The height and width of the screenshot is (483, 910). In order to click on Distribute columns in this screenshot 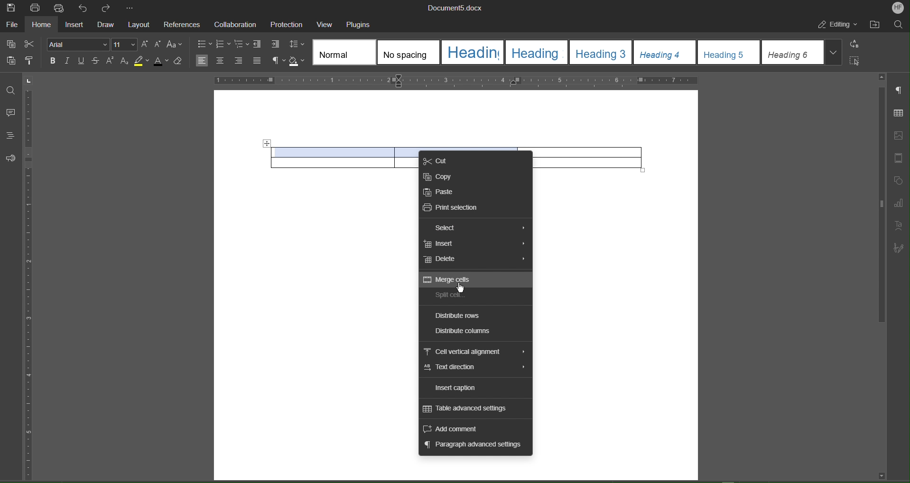, I will do `click(464, 333)`.